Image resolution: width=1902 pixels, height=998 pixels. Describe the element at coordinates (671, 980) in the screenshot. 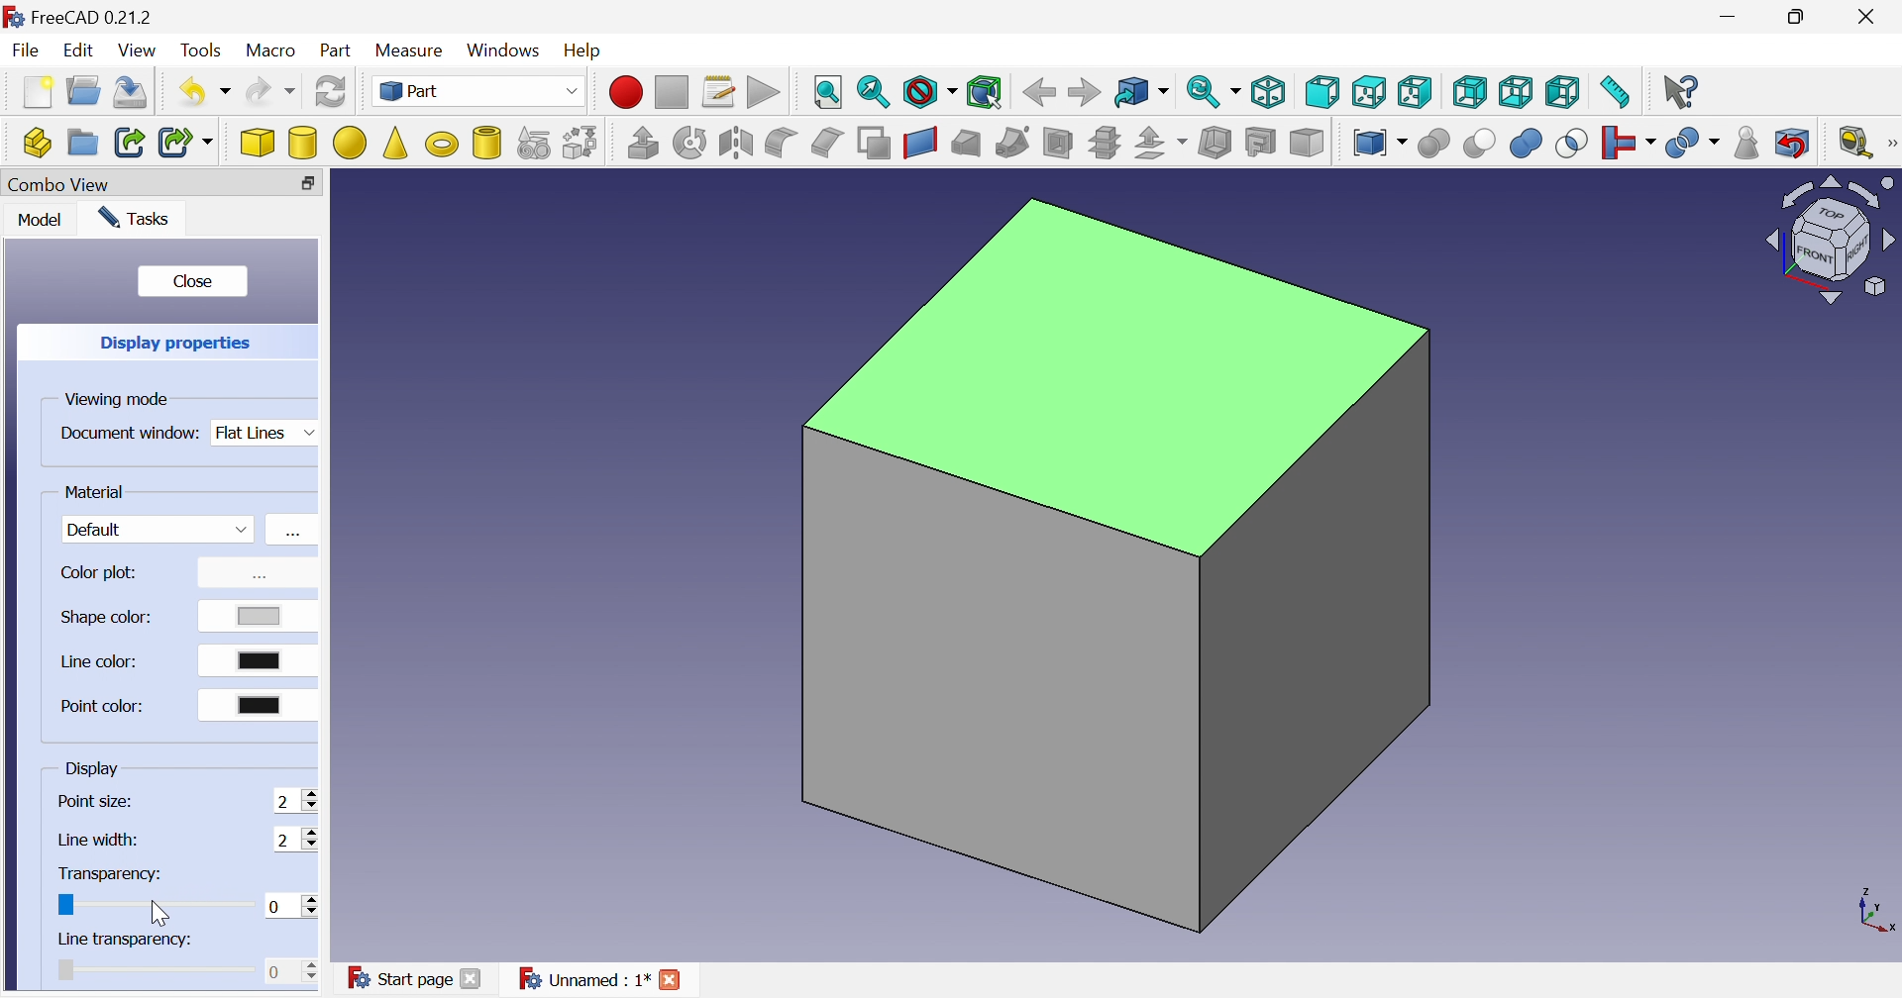

I see `Close` at that location.